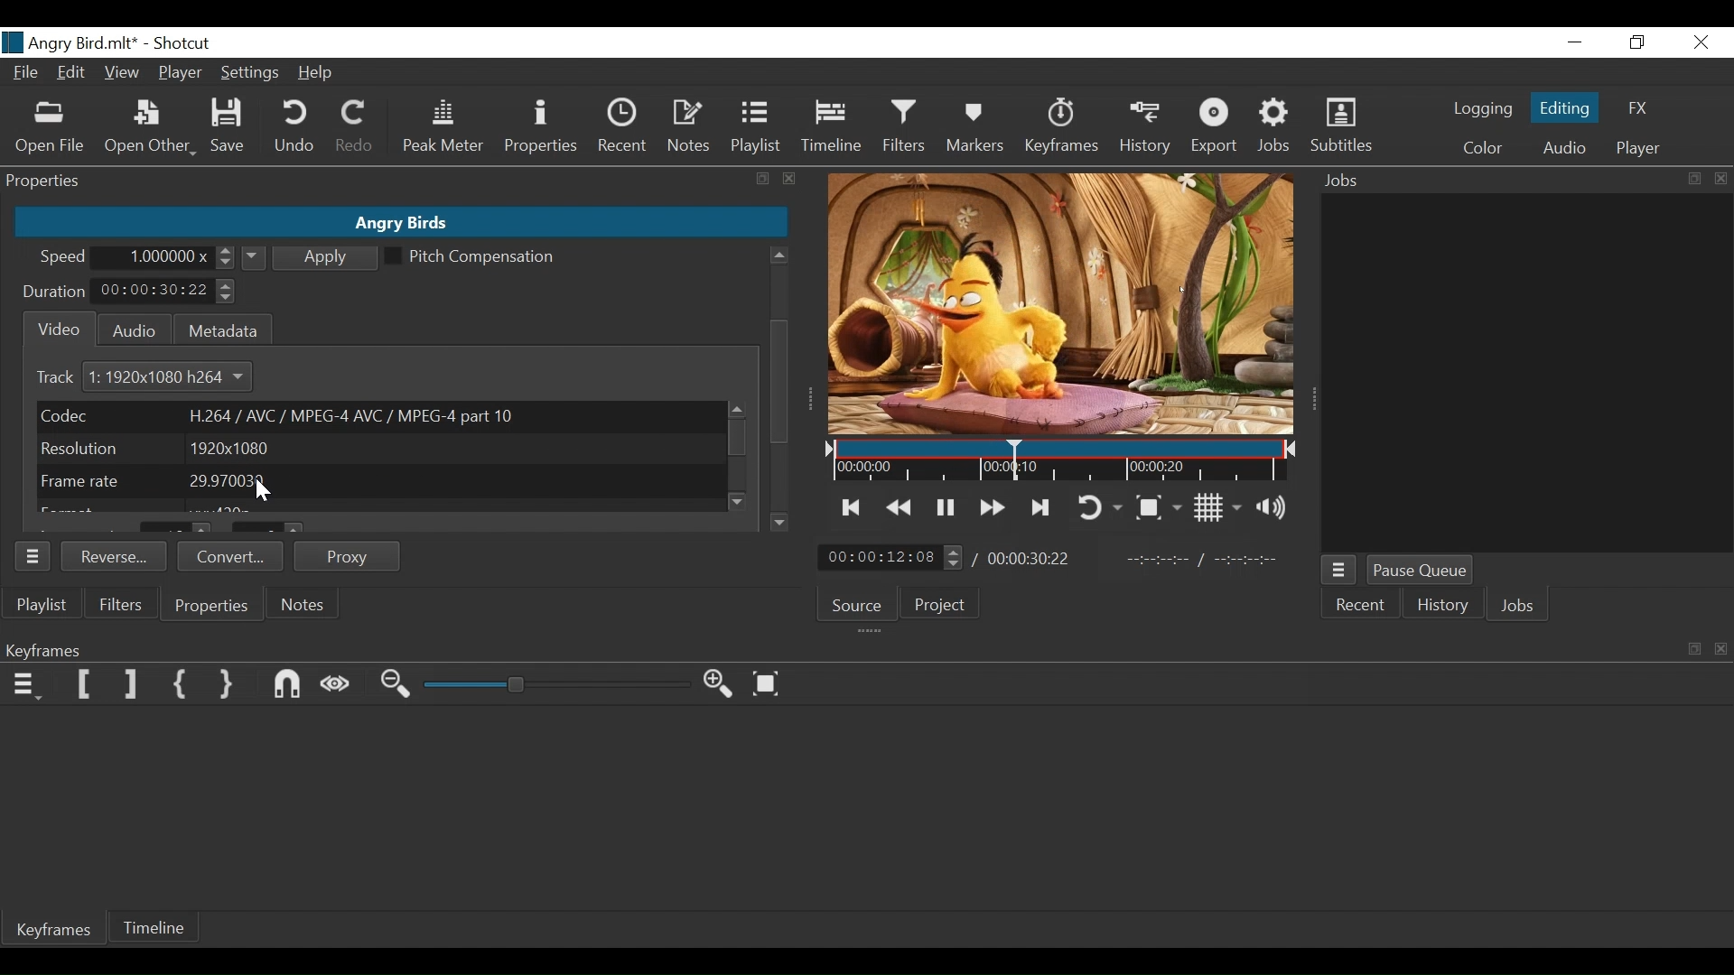  What do you see at coordinates (778, 328) in the screenshot?
I see `Vertical Scroll bar` at bounding box center [778, 328].